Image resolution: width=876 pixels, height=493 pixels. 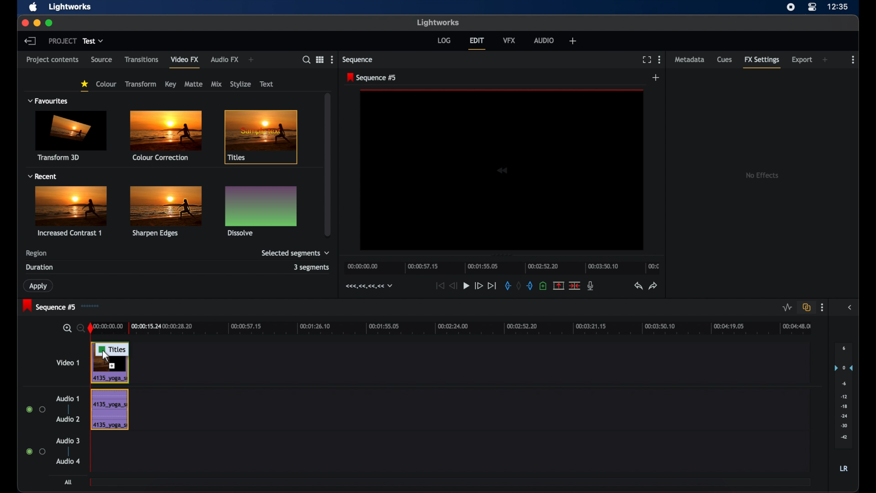 What do you see at coordinates (573, 41) in the screenshot?
I see `add` at bounding box center [573, 41].